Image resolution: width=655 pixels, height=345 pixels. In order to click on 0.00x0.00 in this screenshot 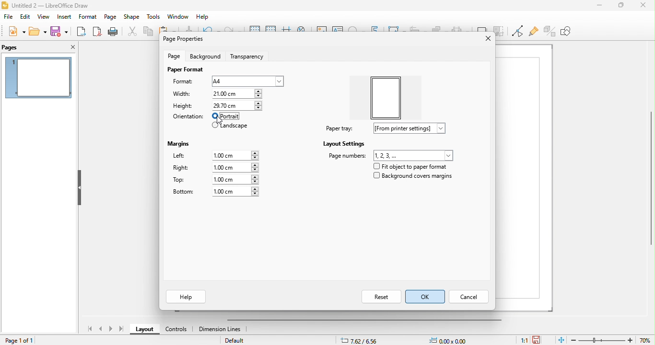, I will do `click(451, 339)`.